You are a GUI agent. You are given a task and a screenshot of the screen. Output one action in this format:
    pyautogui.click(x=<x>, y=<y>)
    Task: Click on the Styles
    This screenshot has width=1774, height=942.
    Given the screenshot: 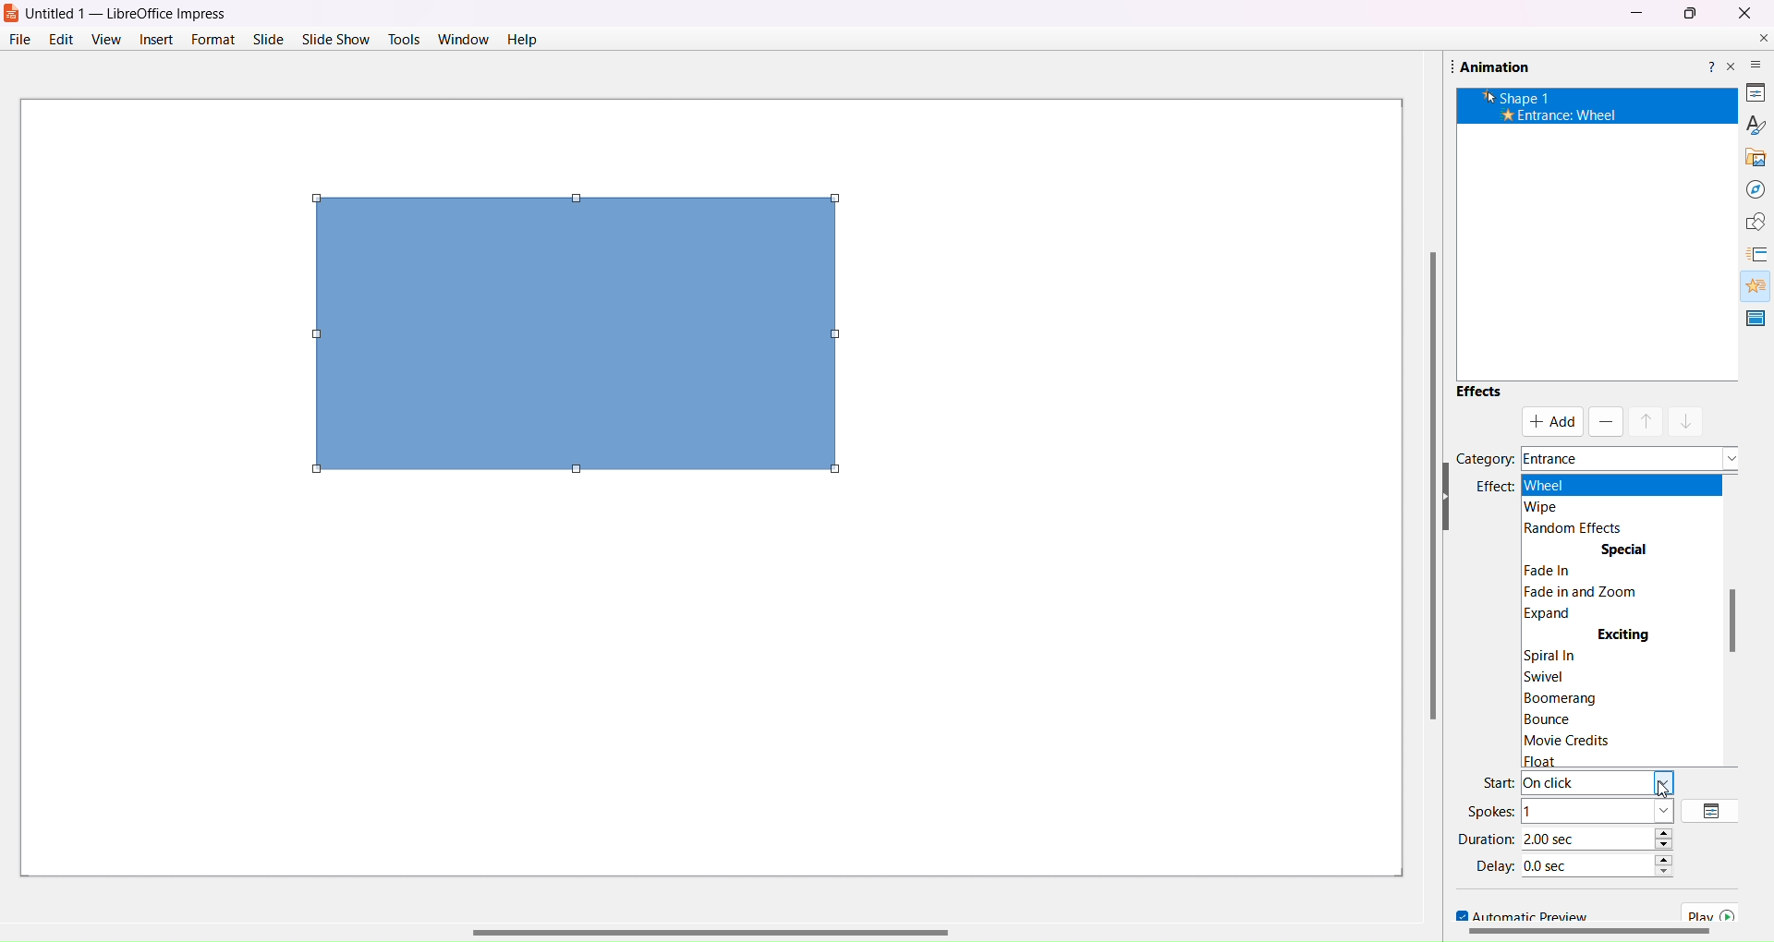 What is the action you would take?
    pyautogui.click(x=1749, y=123)
    